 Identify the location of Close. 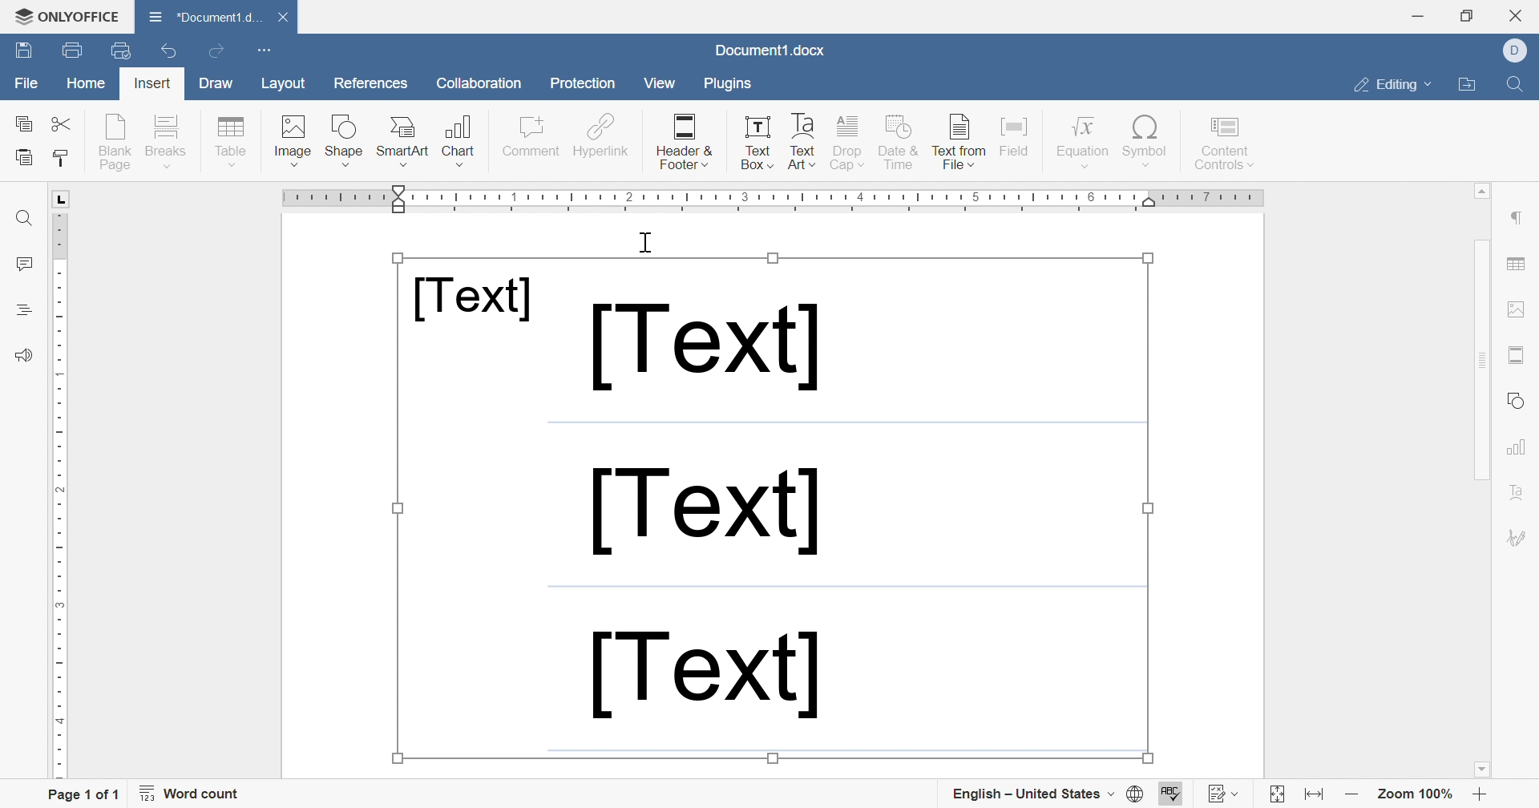
(1520, 14).